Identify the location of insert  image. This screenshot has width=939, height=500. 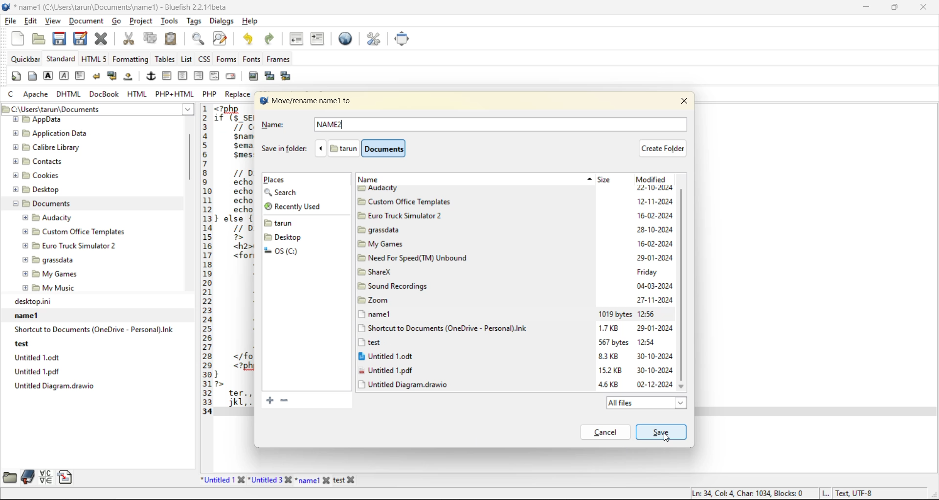
(254, 75).